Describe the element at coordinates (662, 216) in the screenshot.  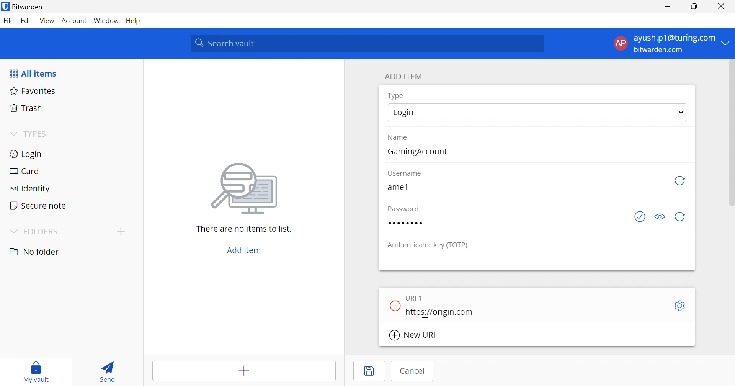
I see `Toggle visibility` at that location.